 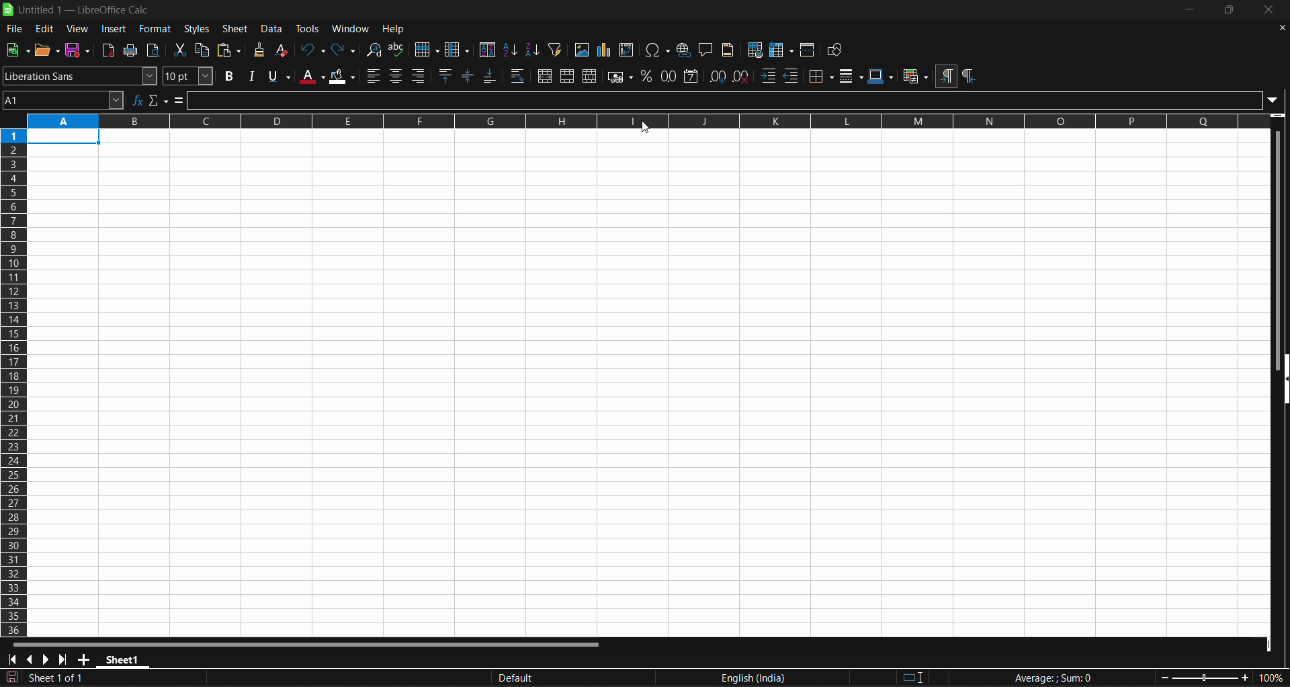 I want to click on remove decimal place, so click(x=740, y=77).